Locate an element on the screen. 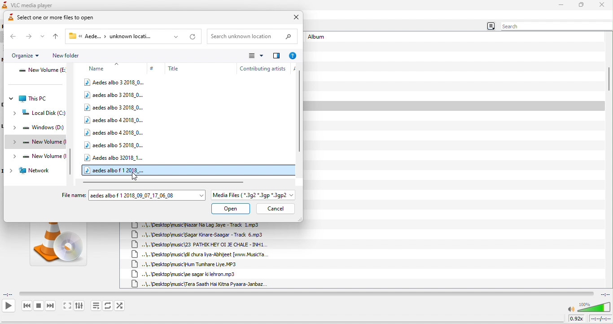  File name: is located at coordinates (74, 195).